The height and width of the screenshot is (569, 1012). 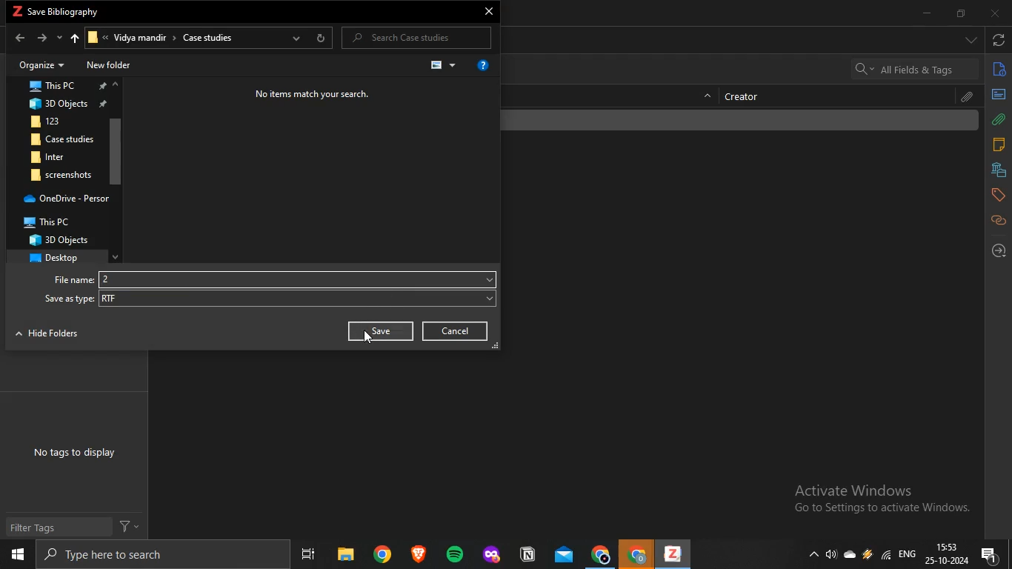 I want to click on upto, so click(x=75, y=39).